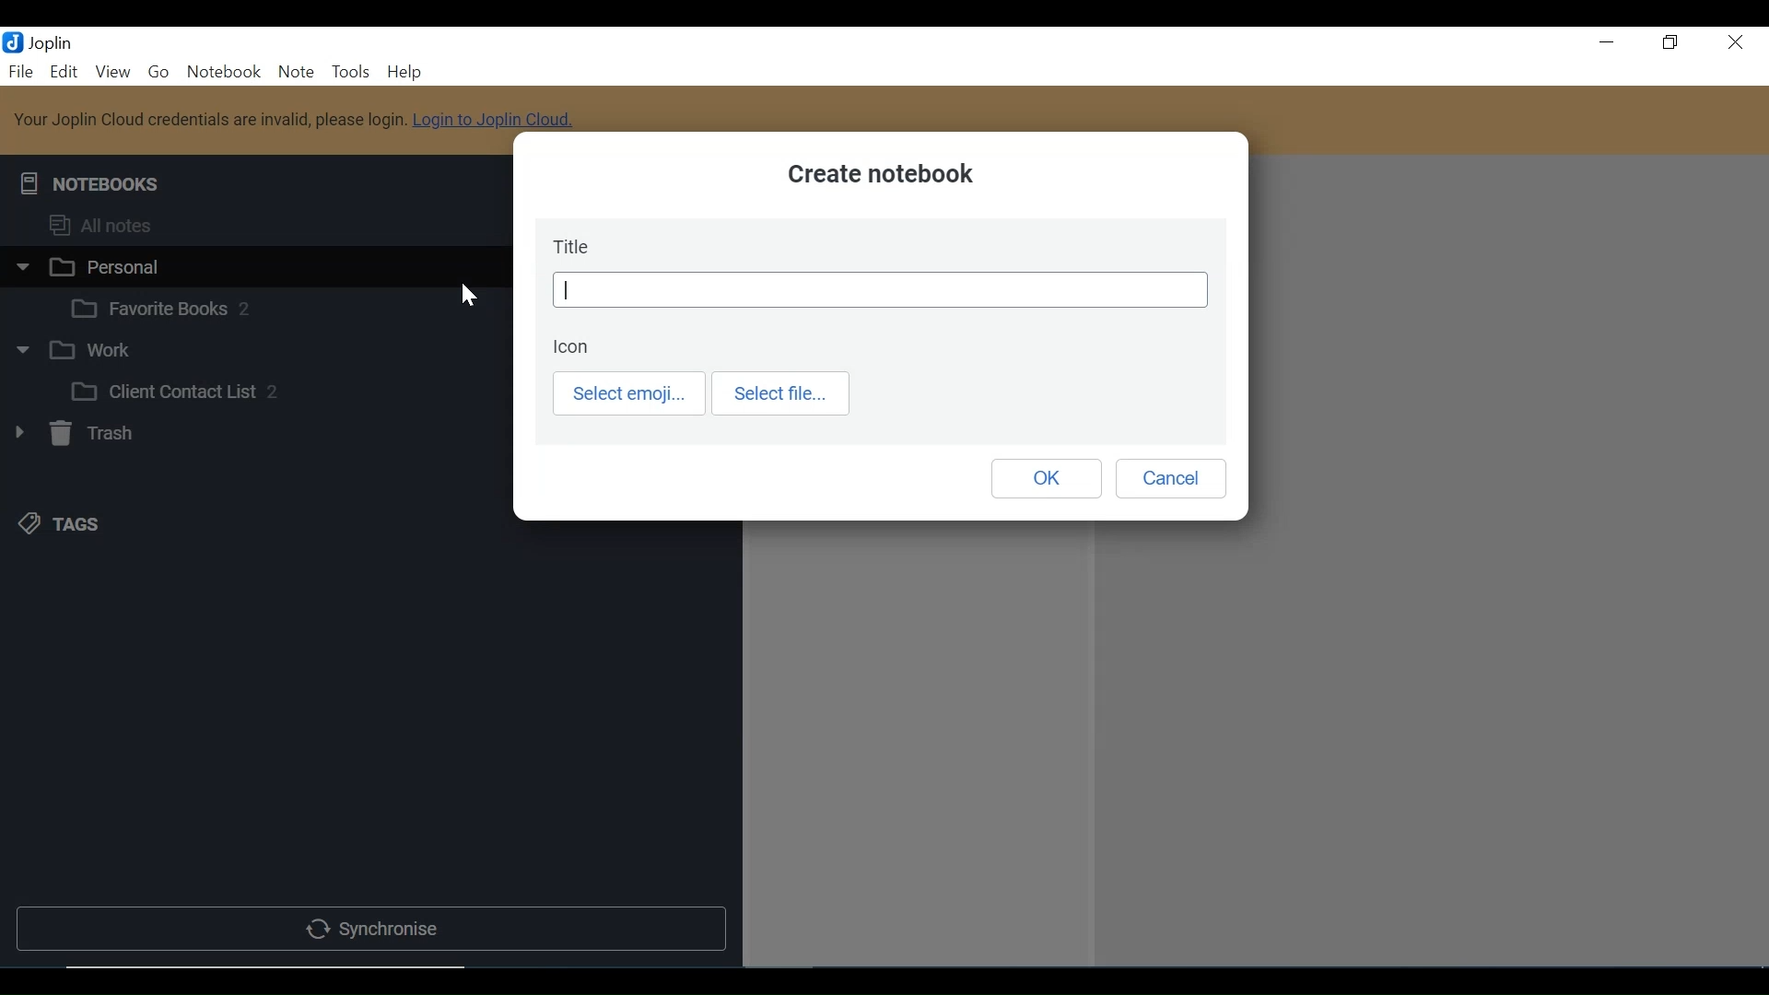 The height and width of the screenshot is (995, 1769). I want to click on Notebook, so click(223, 73).